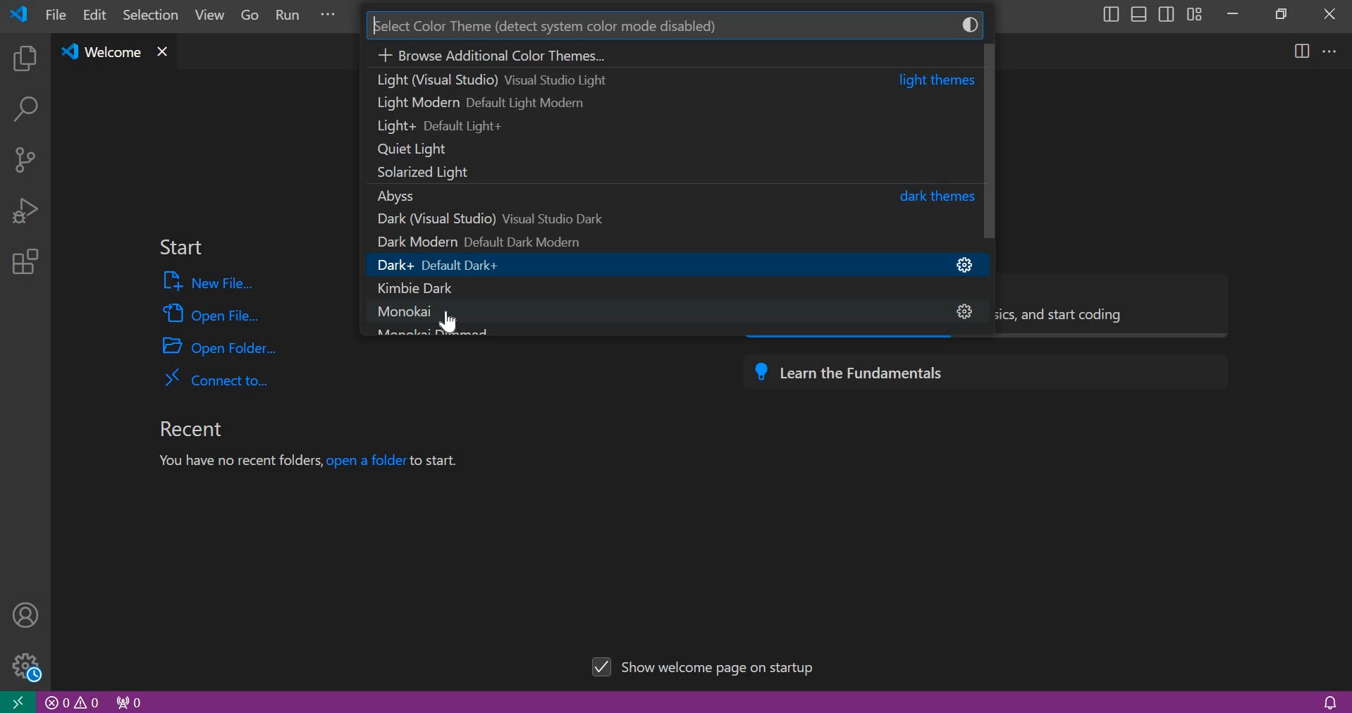  I want to click on accounts, so click(27, 614).